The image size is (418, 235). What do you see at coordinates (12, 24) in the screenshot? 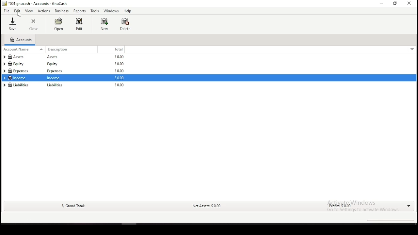
I see `save` at bounding box center [12, 24].